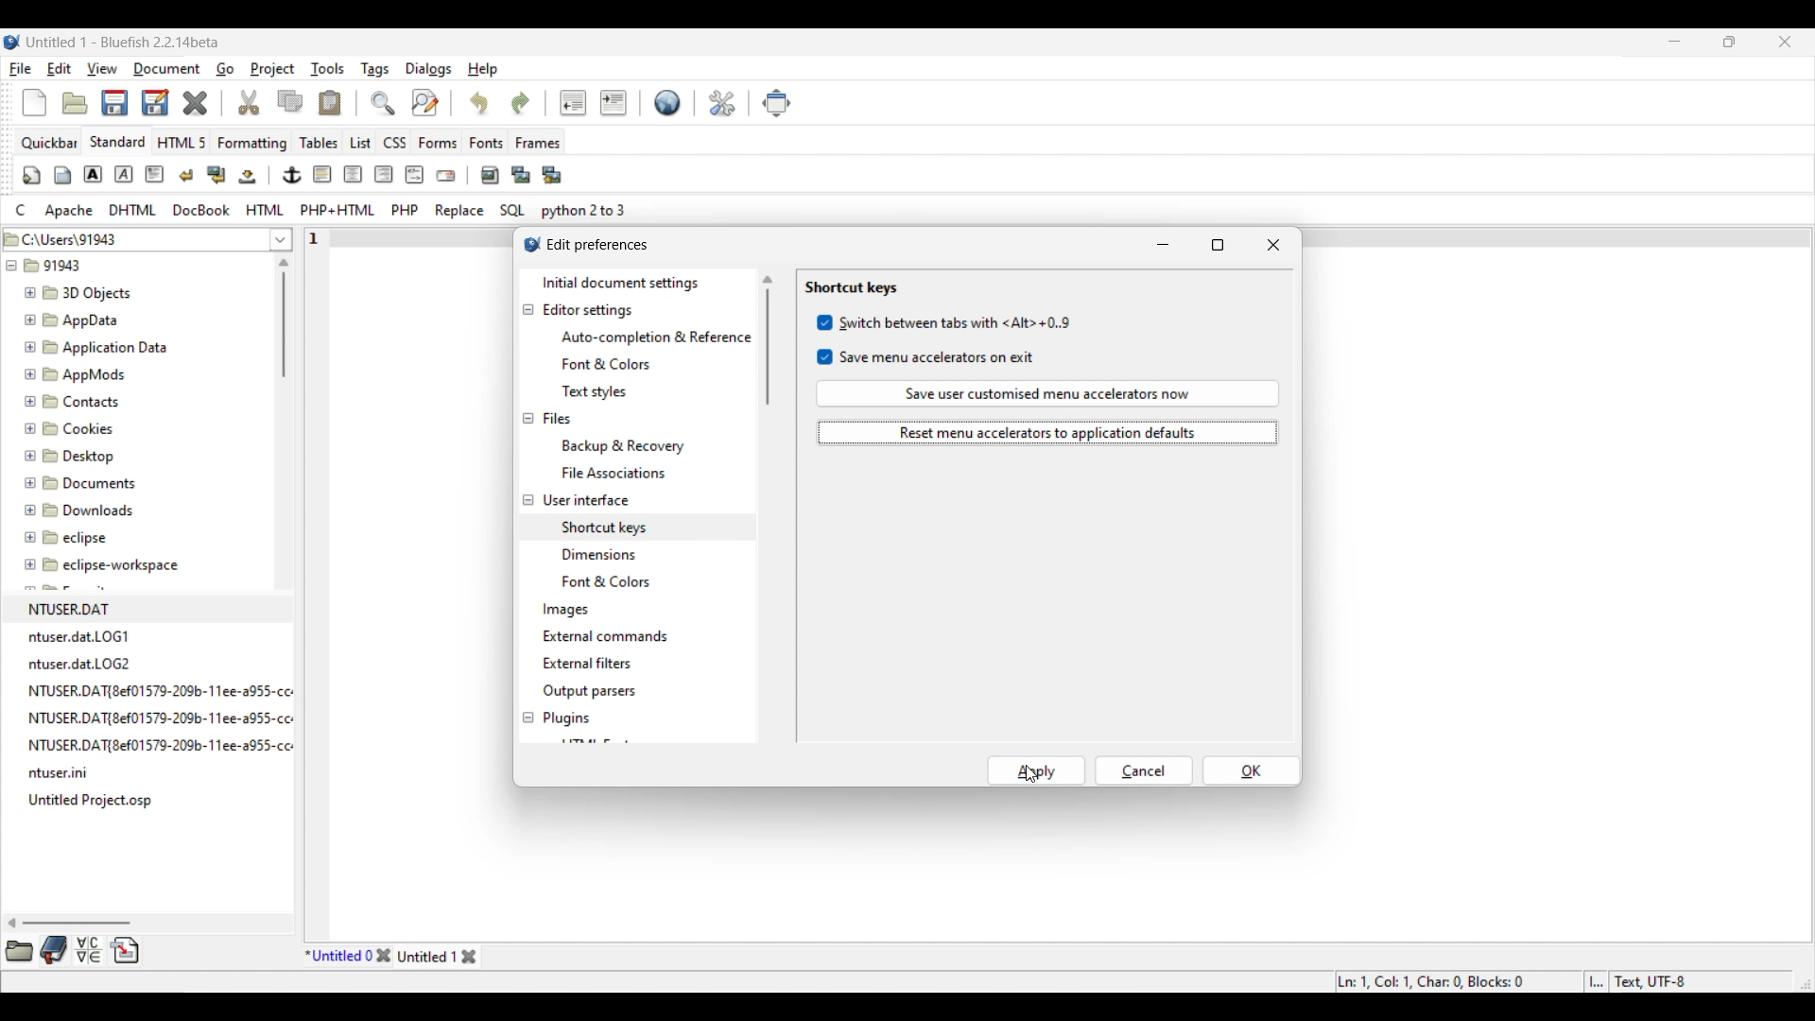 The image size is (1815, 1021). I want to click on Switch between tabs with <Alt>+0.9, so click(944, 322).